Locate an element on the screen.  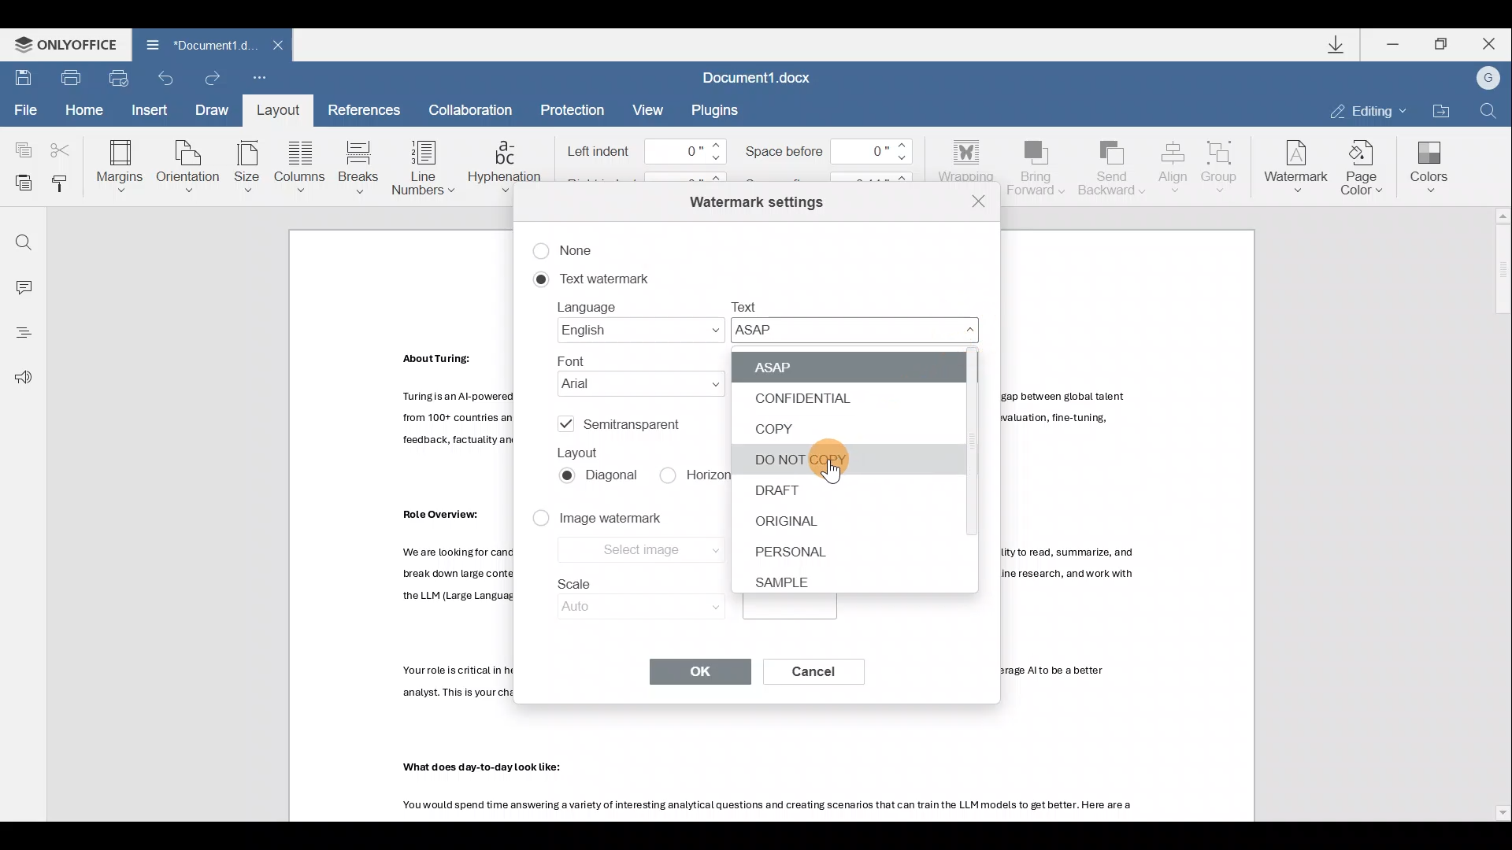
Horizontal is located at coordinates (698, 474).